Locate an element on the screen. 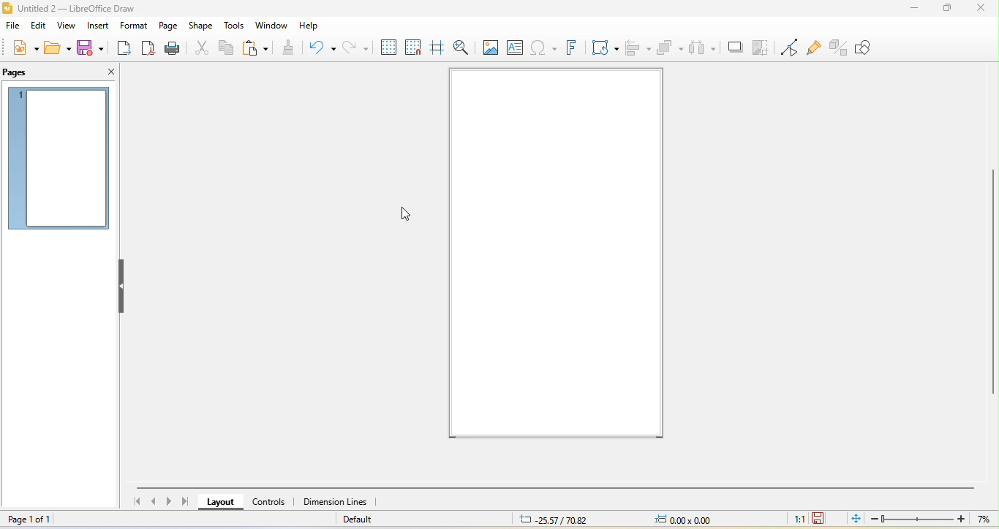 The height and width of the screenshot is (529, 999). help is located at coordinates (307, 26).